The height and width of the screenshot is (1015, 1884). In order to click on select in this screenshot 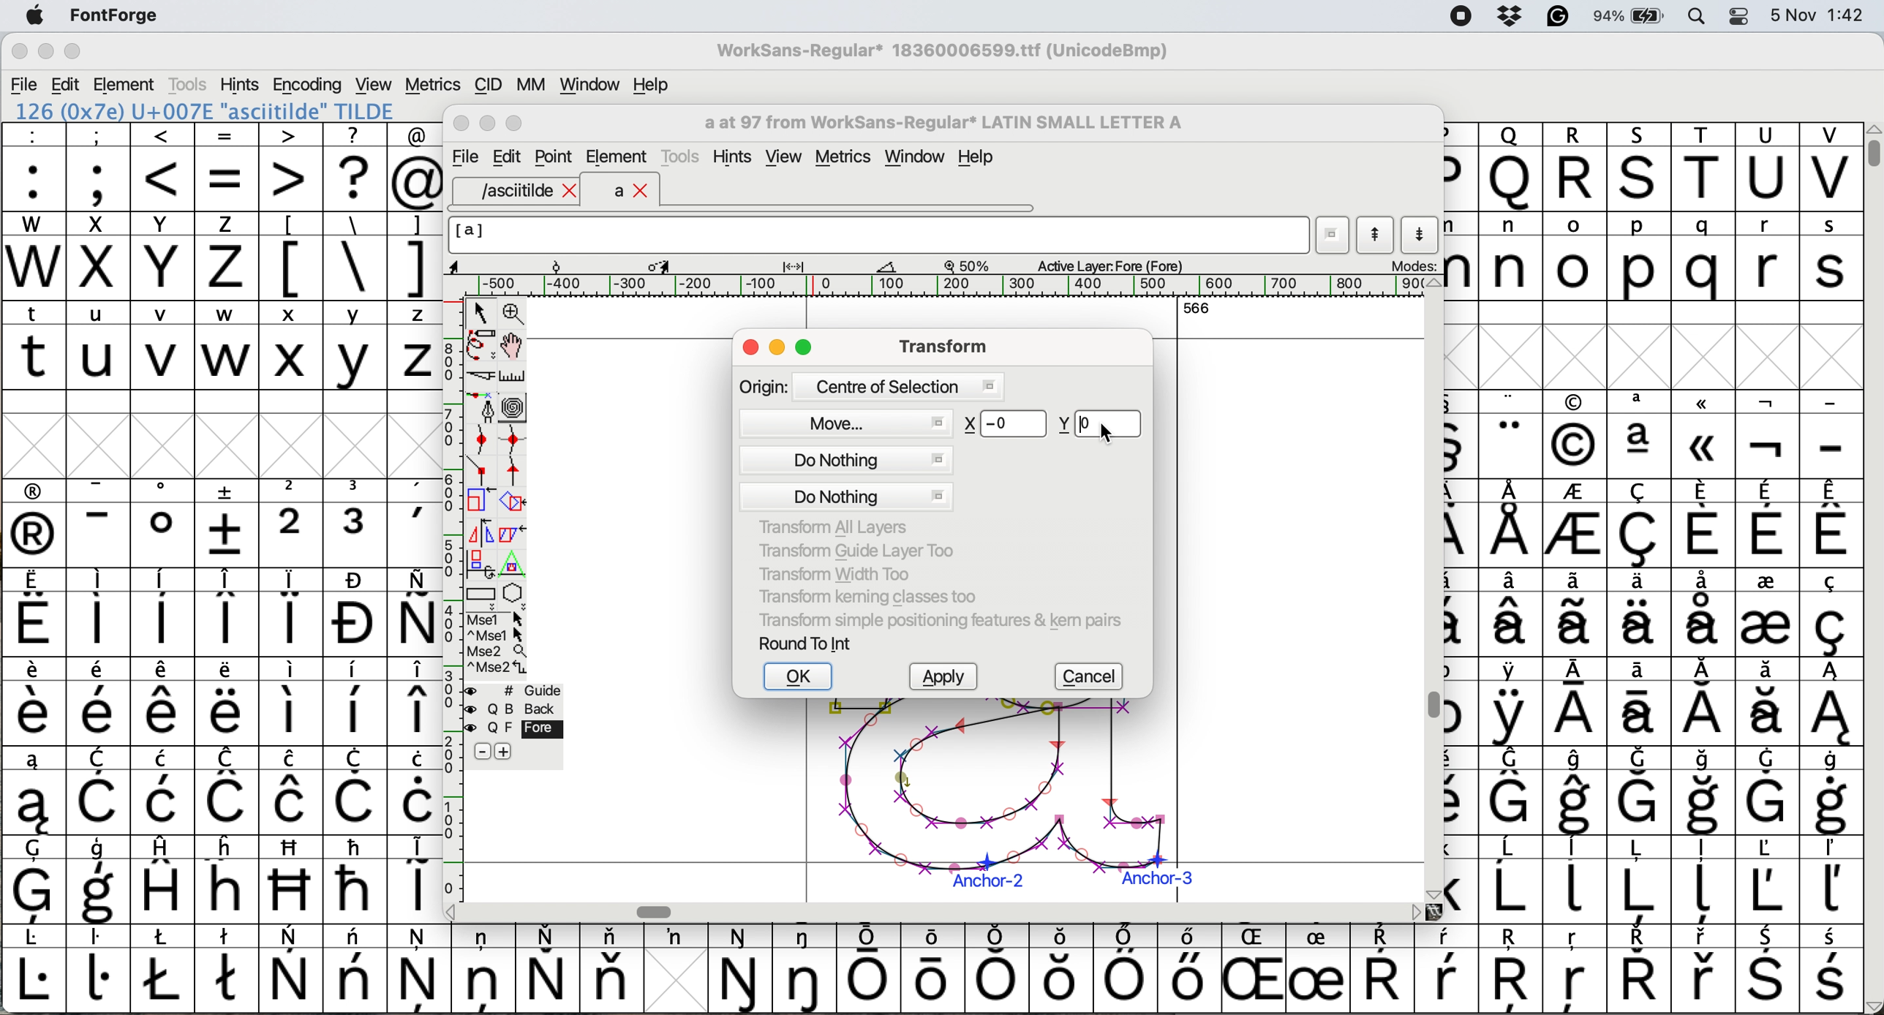, I will do `click(482, 310)`.